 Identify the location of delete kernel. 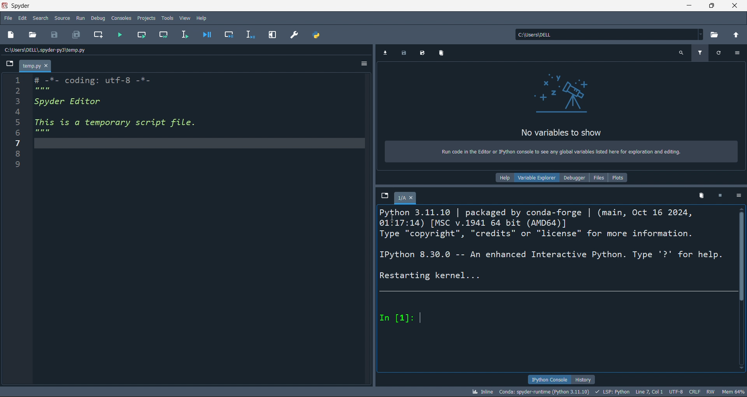
(702, 197).